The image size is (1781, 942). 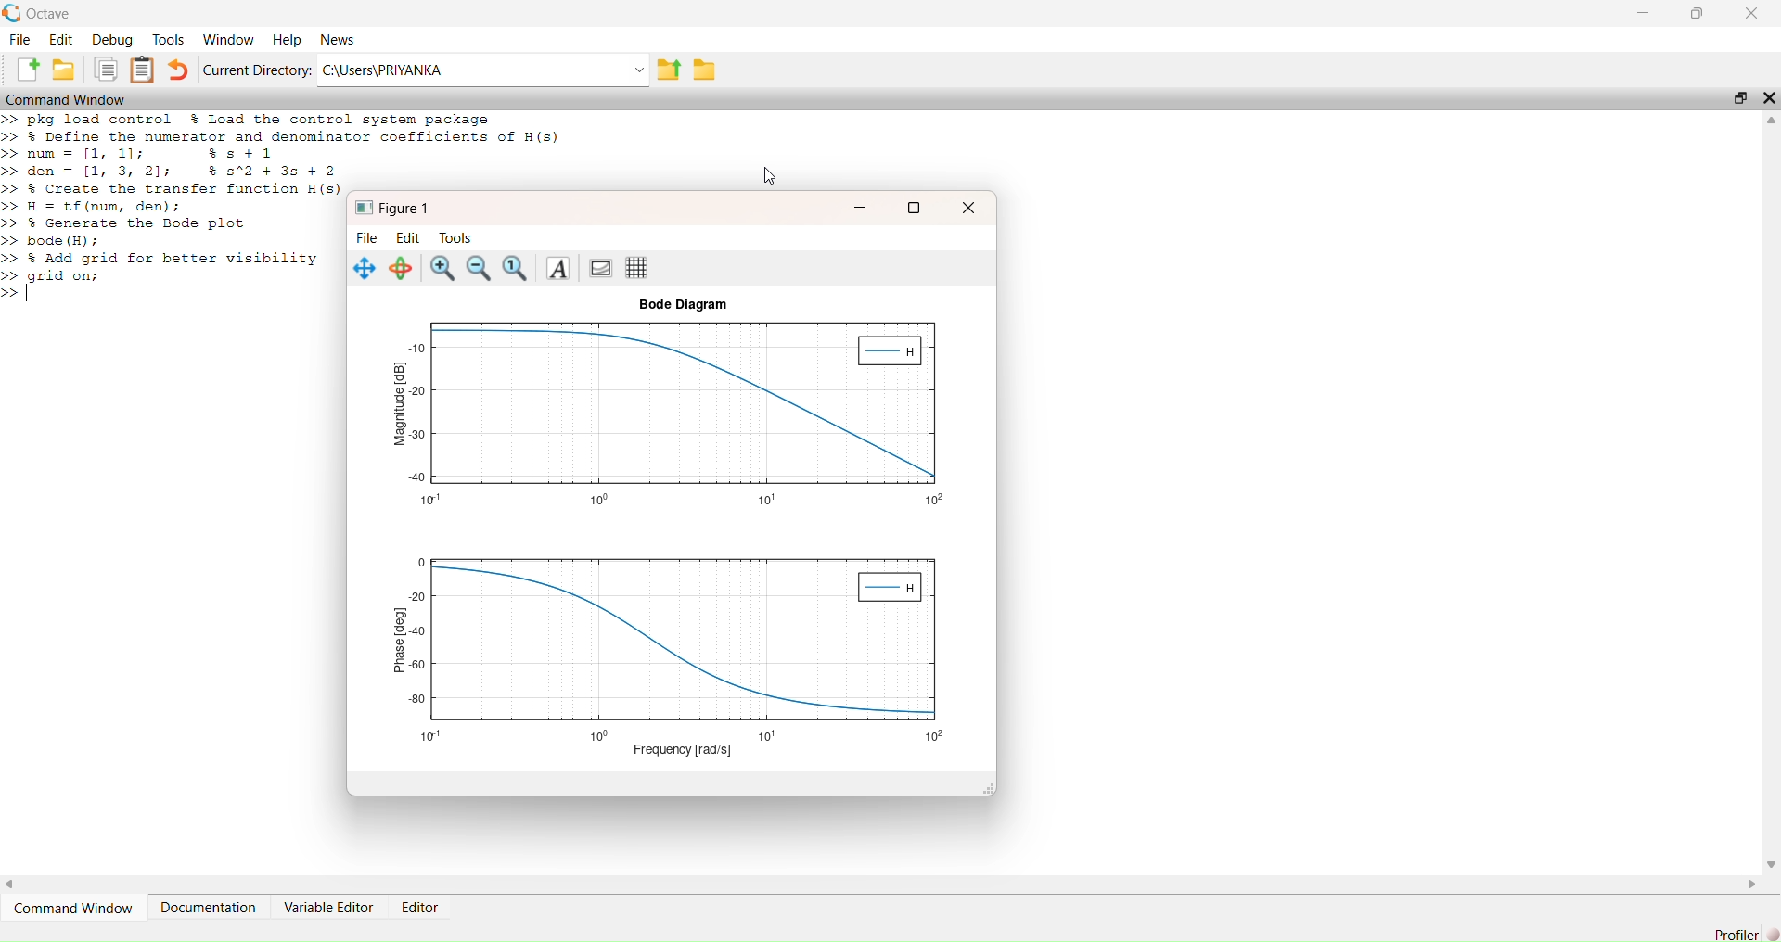 What do you see at coordinates (1772, 492) in the screenshot?
I see `vertical scroll bar` at bounding box center [1772, 492].